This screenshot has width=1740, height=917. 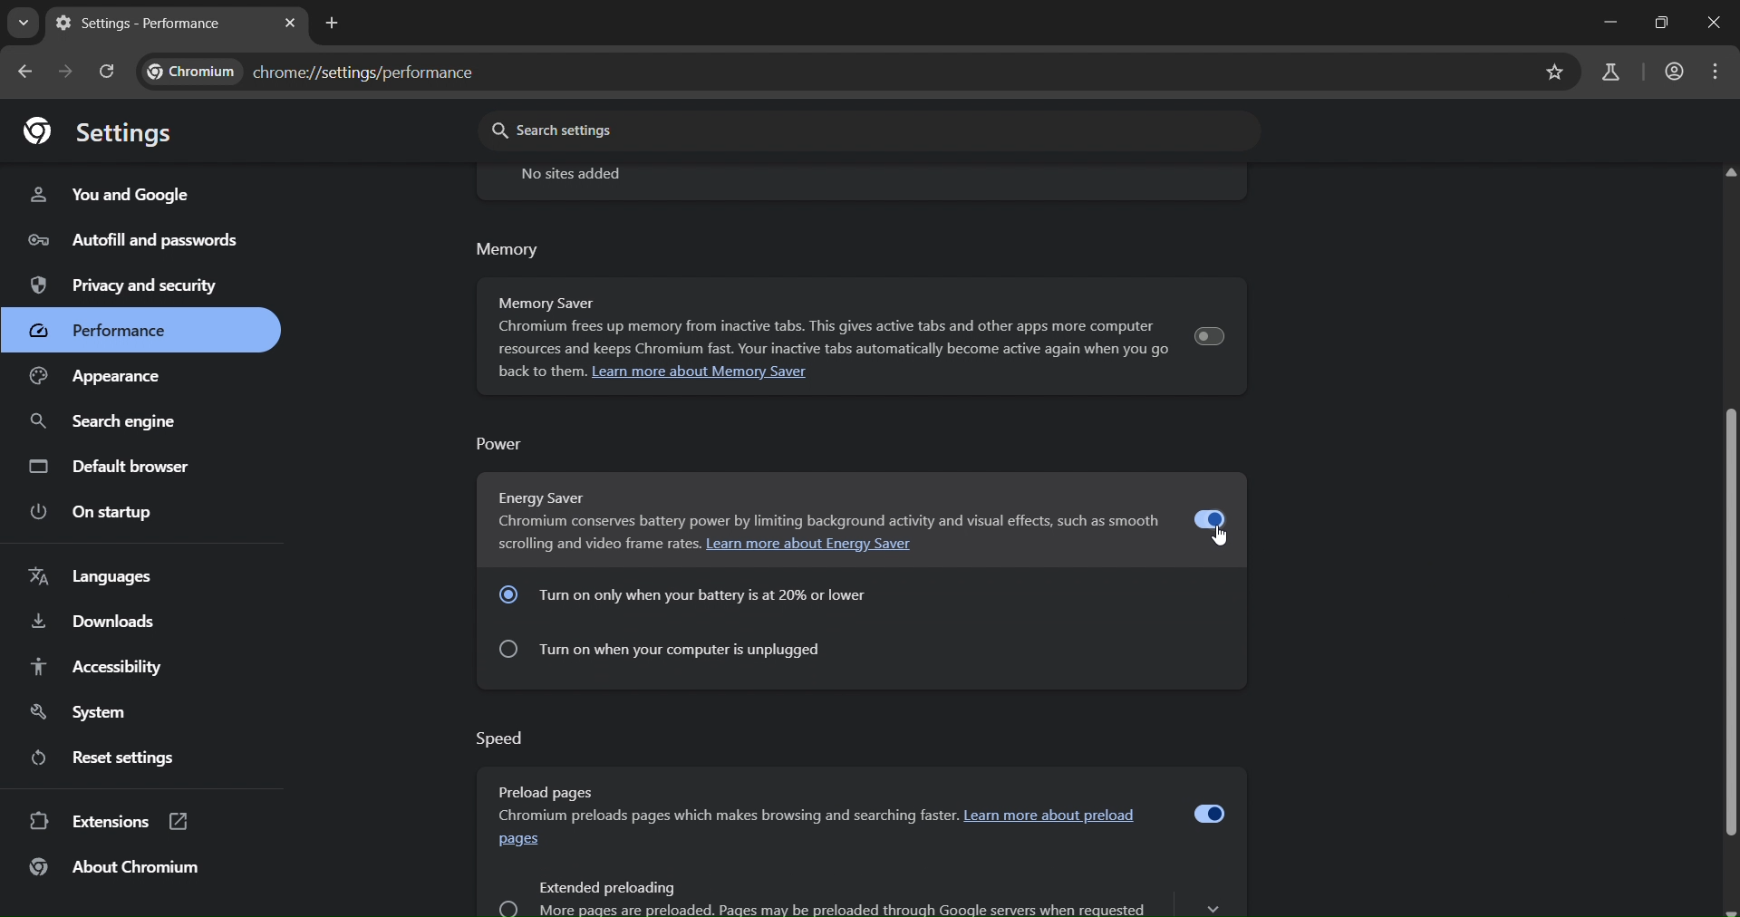 What do you see at coordinates (99, 621) in the screenshot?
I see `downloads` at bounding box center [99, 621].